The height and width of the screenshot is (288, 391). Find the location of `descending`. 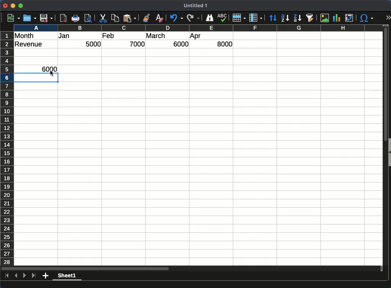

descending is located at coordinates (298, 18).